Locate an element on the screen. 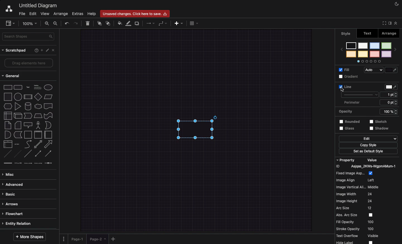 The width and height of the screenshot is (402, 244). Night mode is located at coordinates (397, 4).